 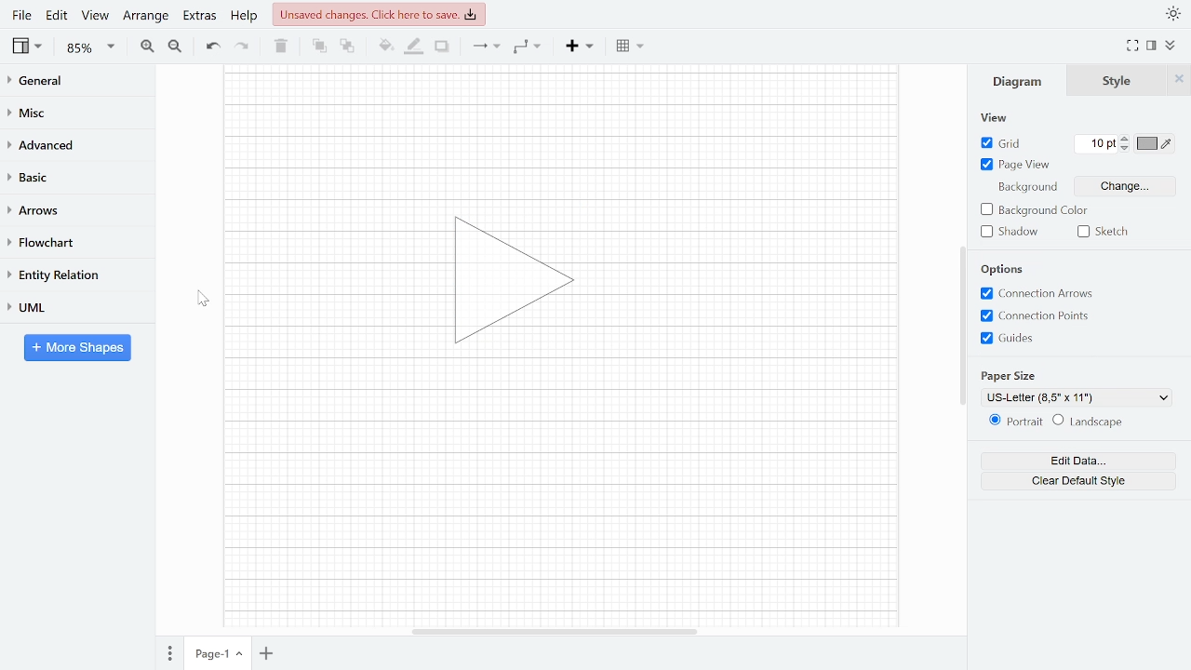 What do you see at coordinates (69, 209) in the screenshot?
I see `Arrows` at bounding box center [69, 209].